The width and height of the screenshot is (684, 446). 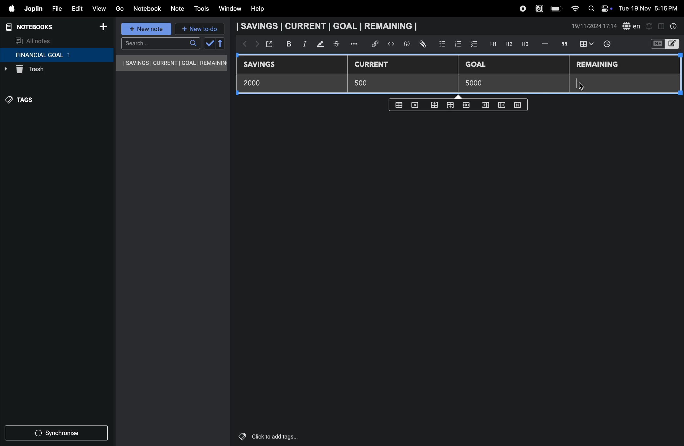 I want to click on tags, so click(x=23, y=103).